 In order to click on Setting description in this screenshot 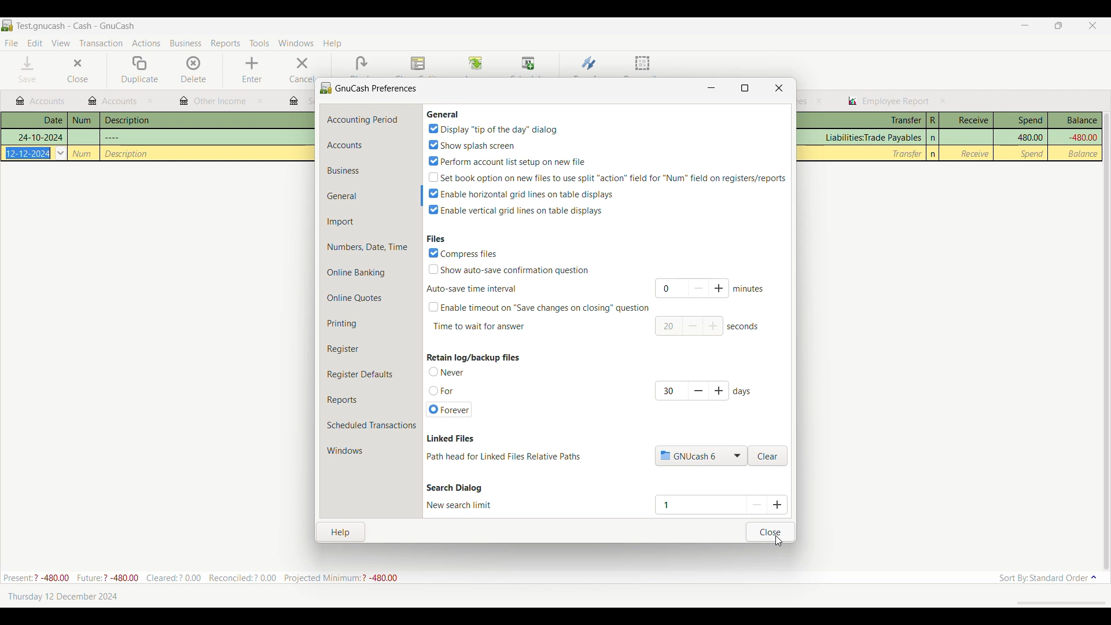, I will do `click(503, 457)`.